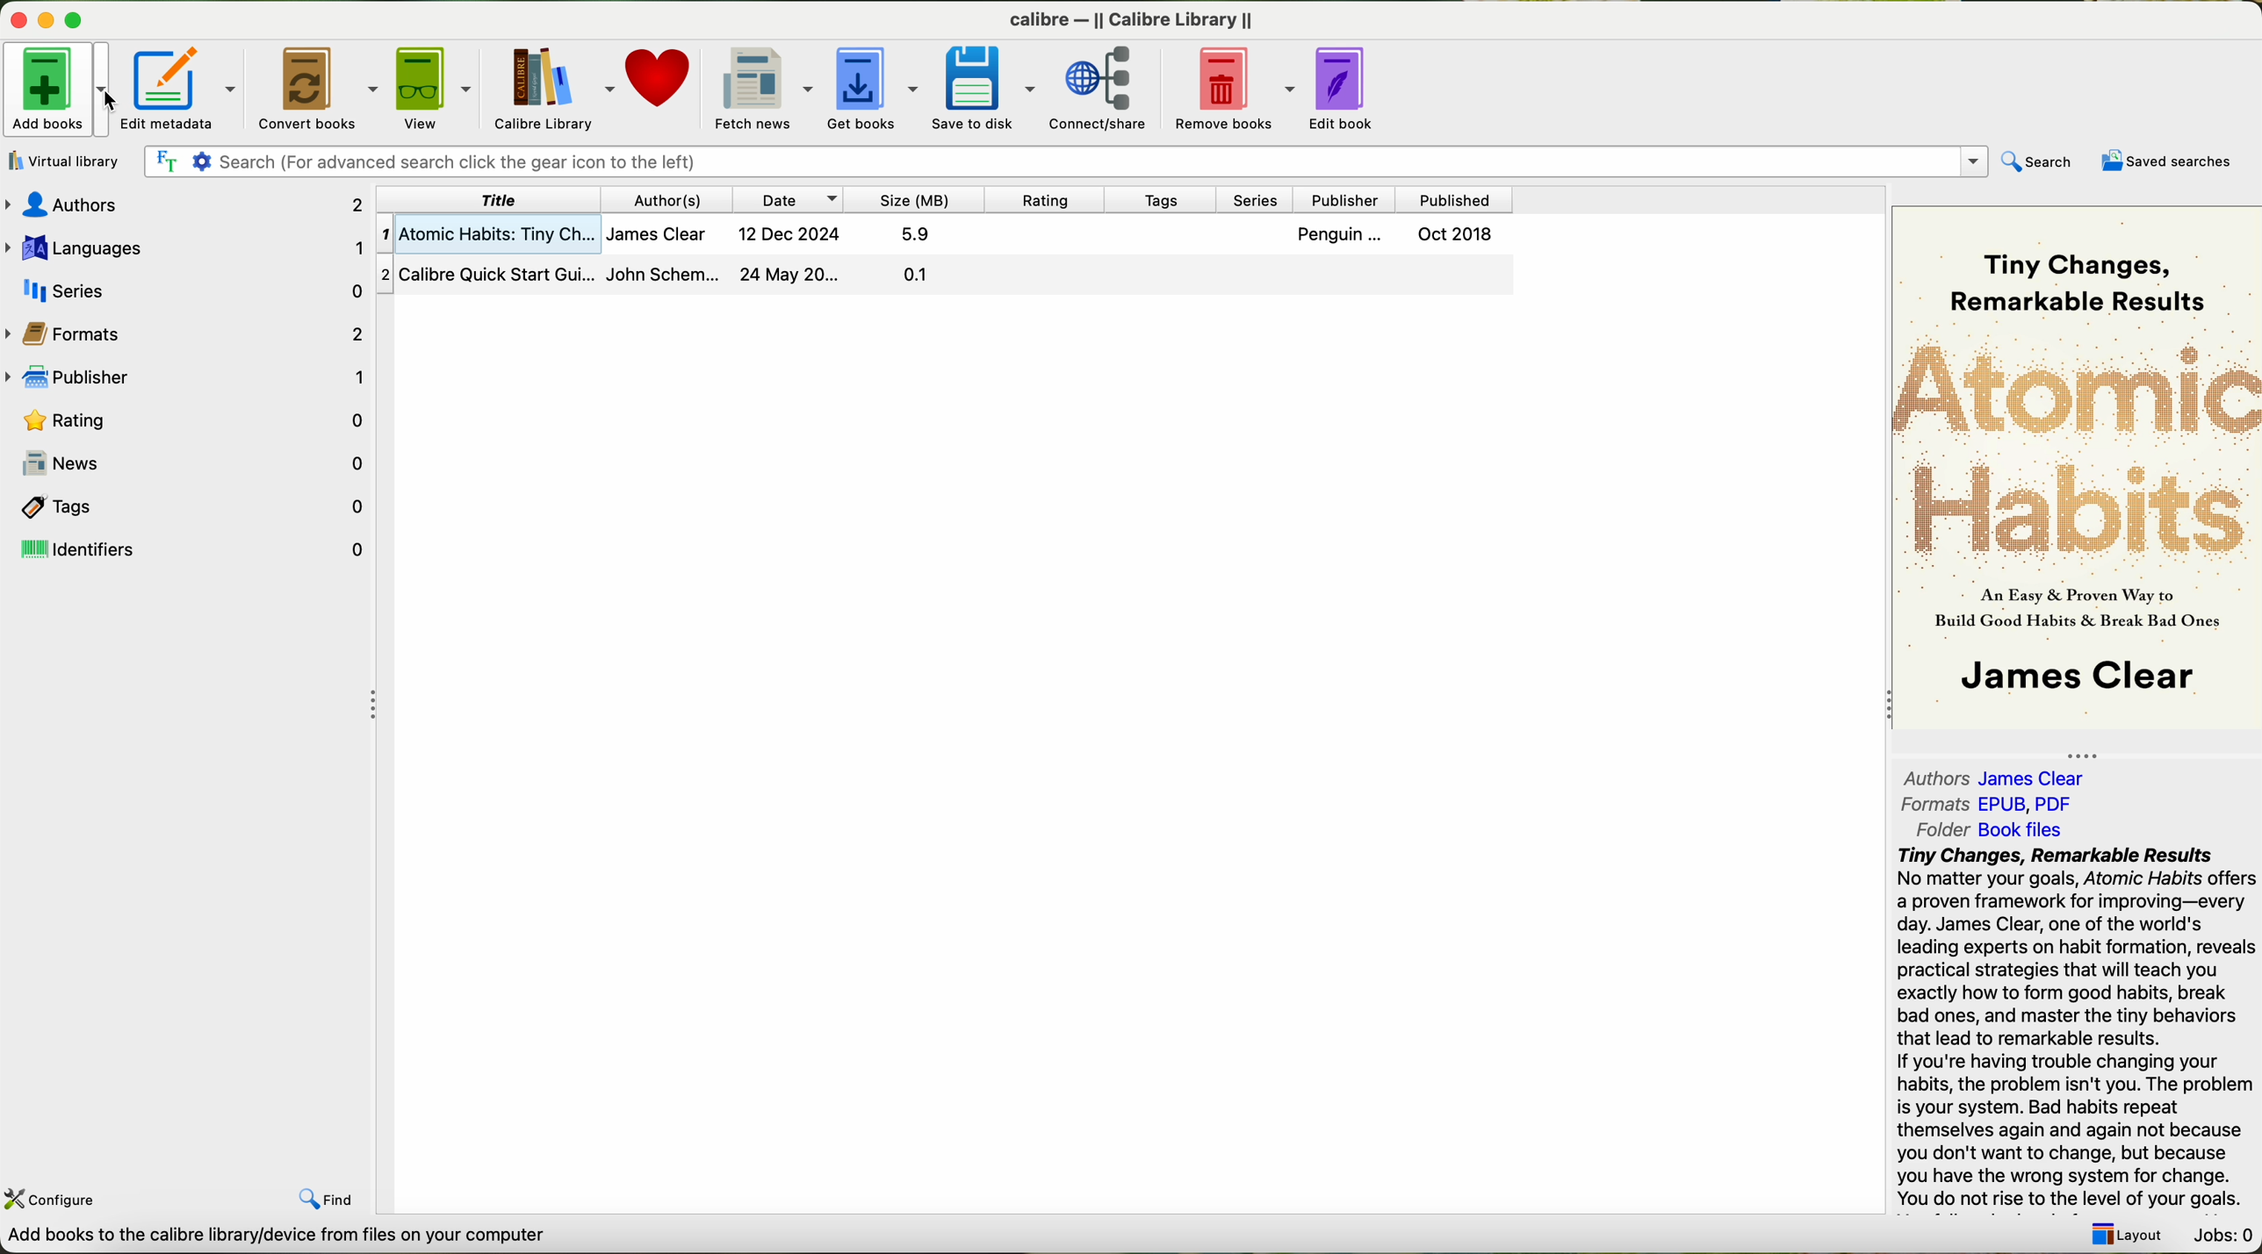  I want to click on edit book, so click(1346, 93).